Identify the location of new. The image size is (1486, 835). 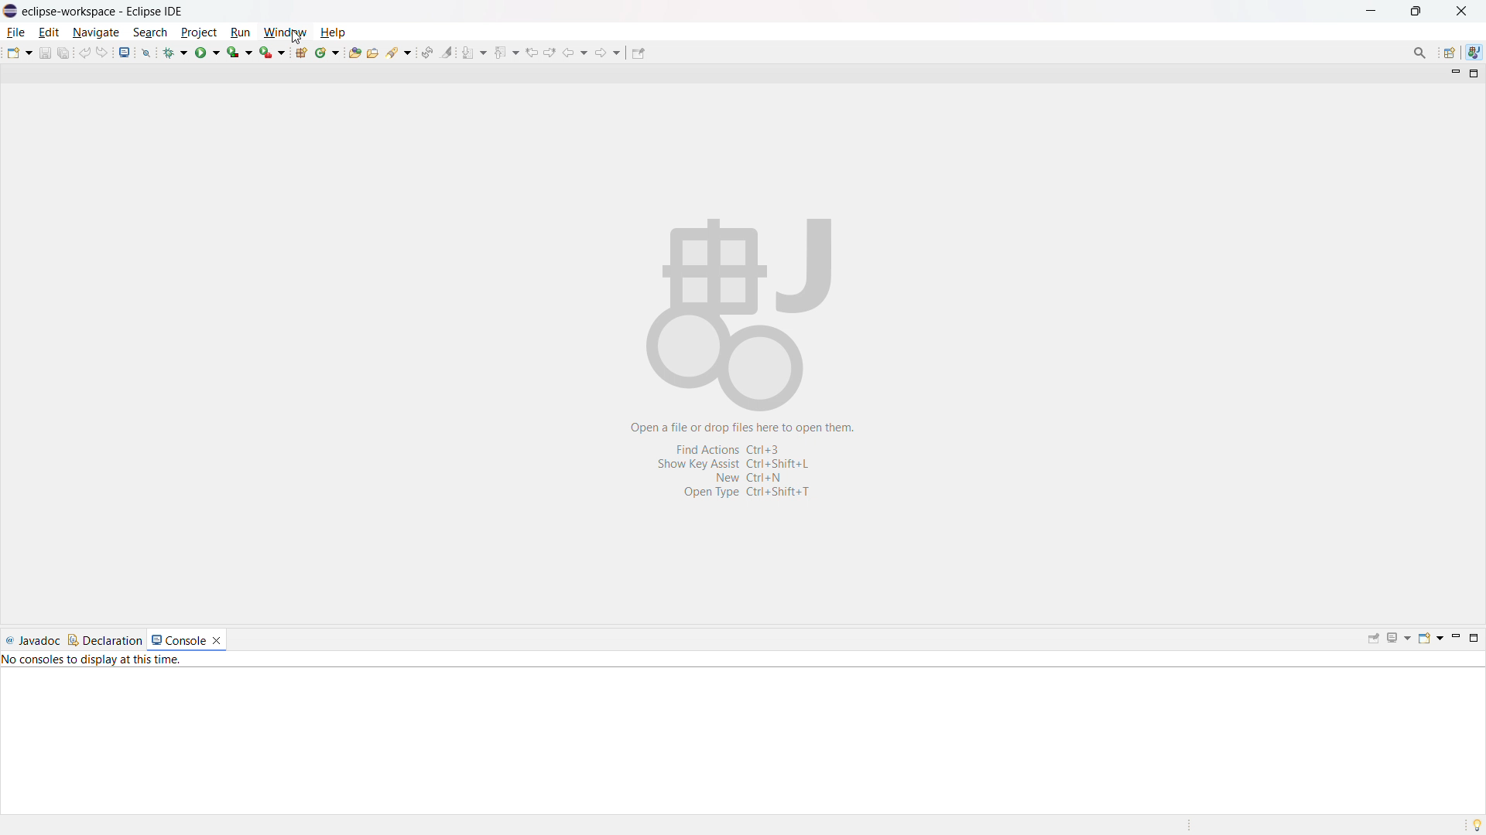
(18, 53).